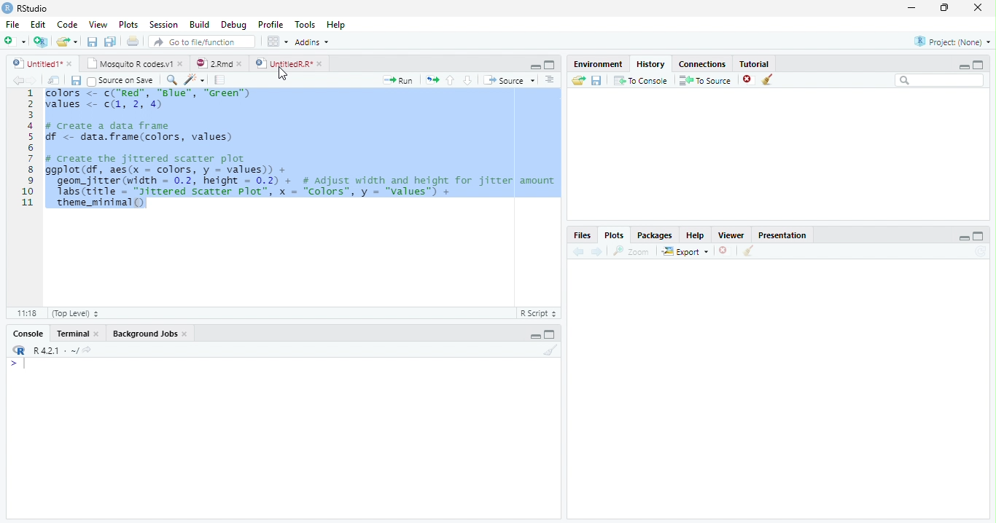 The height and width of the screenshot is (523, 996). What do you see at coordinates (69, 64) in the screenshot?
I see `close` at bounding box center [69, 64].